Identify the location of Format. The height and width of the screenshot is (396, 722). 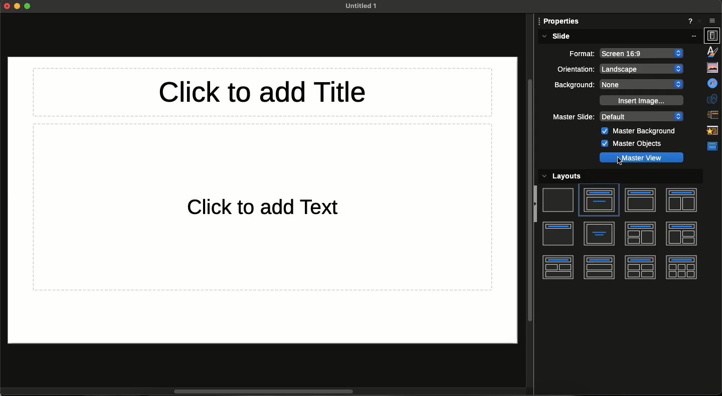
(576, 53).